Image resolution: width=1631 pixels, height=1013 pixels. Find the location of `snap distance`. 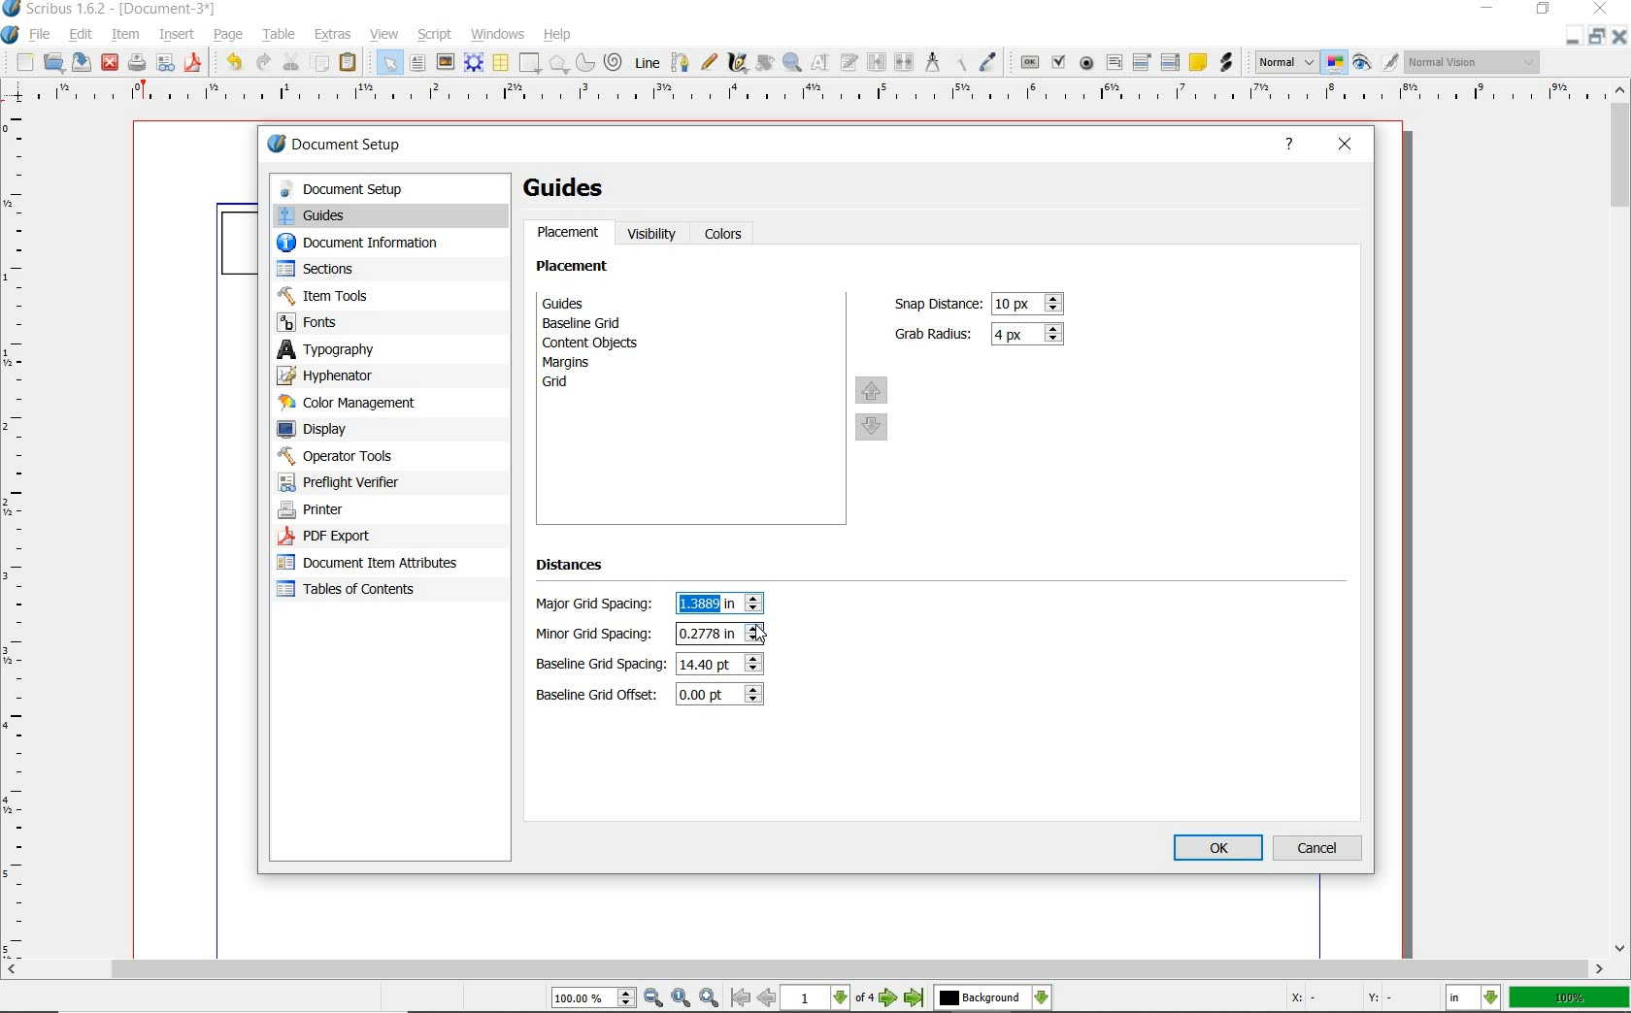

snap distance is located at coordinates (1029, 304).